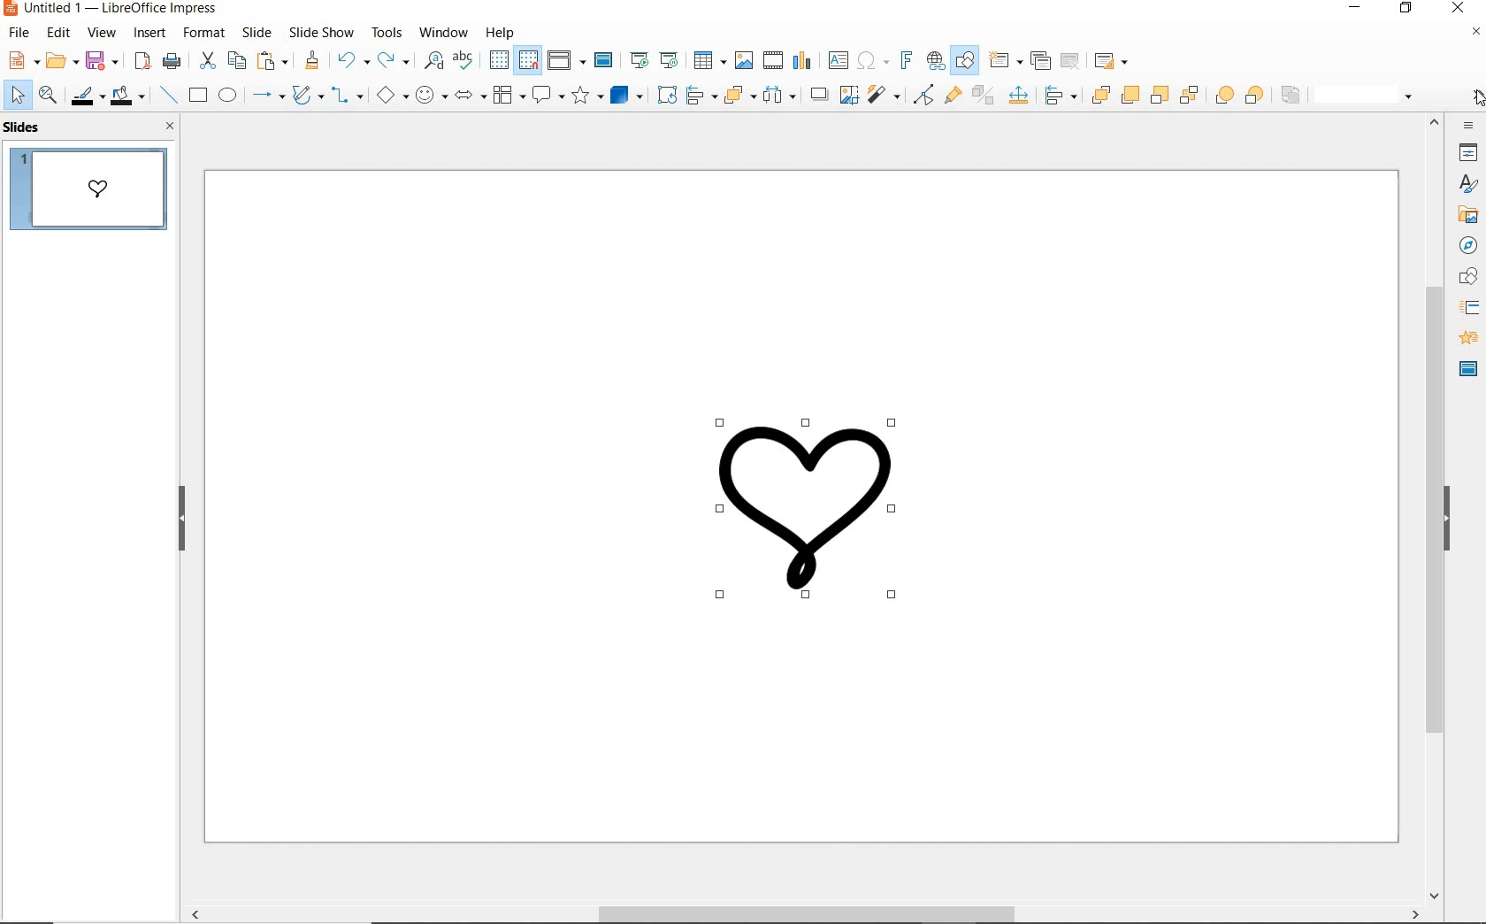  What do you see at coordinates (499, 60) in the screenshot?
I see `display grid` at bounding box center [499, 60].